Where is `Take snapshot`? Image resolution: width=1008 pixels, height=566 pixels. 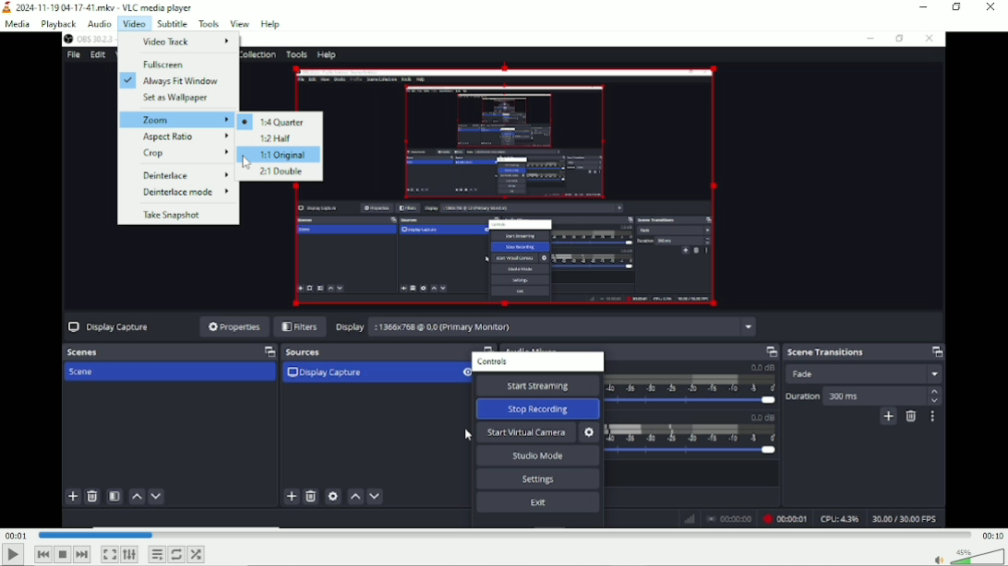
Take snapshot is located at coordinates (173, 216).